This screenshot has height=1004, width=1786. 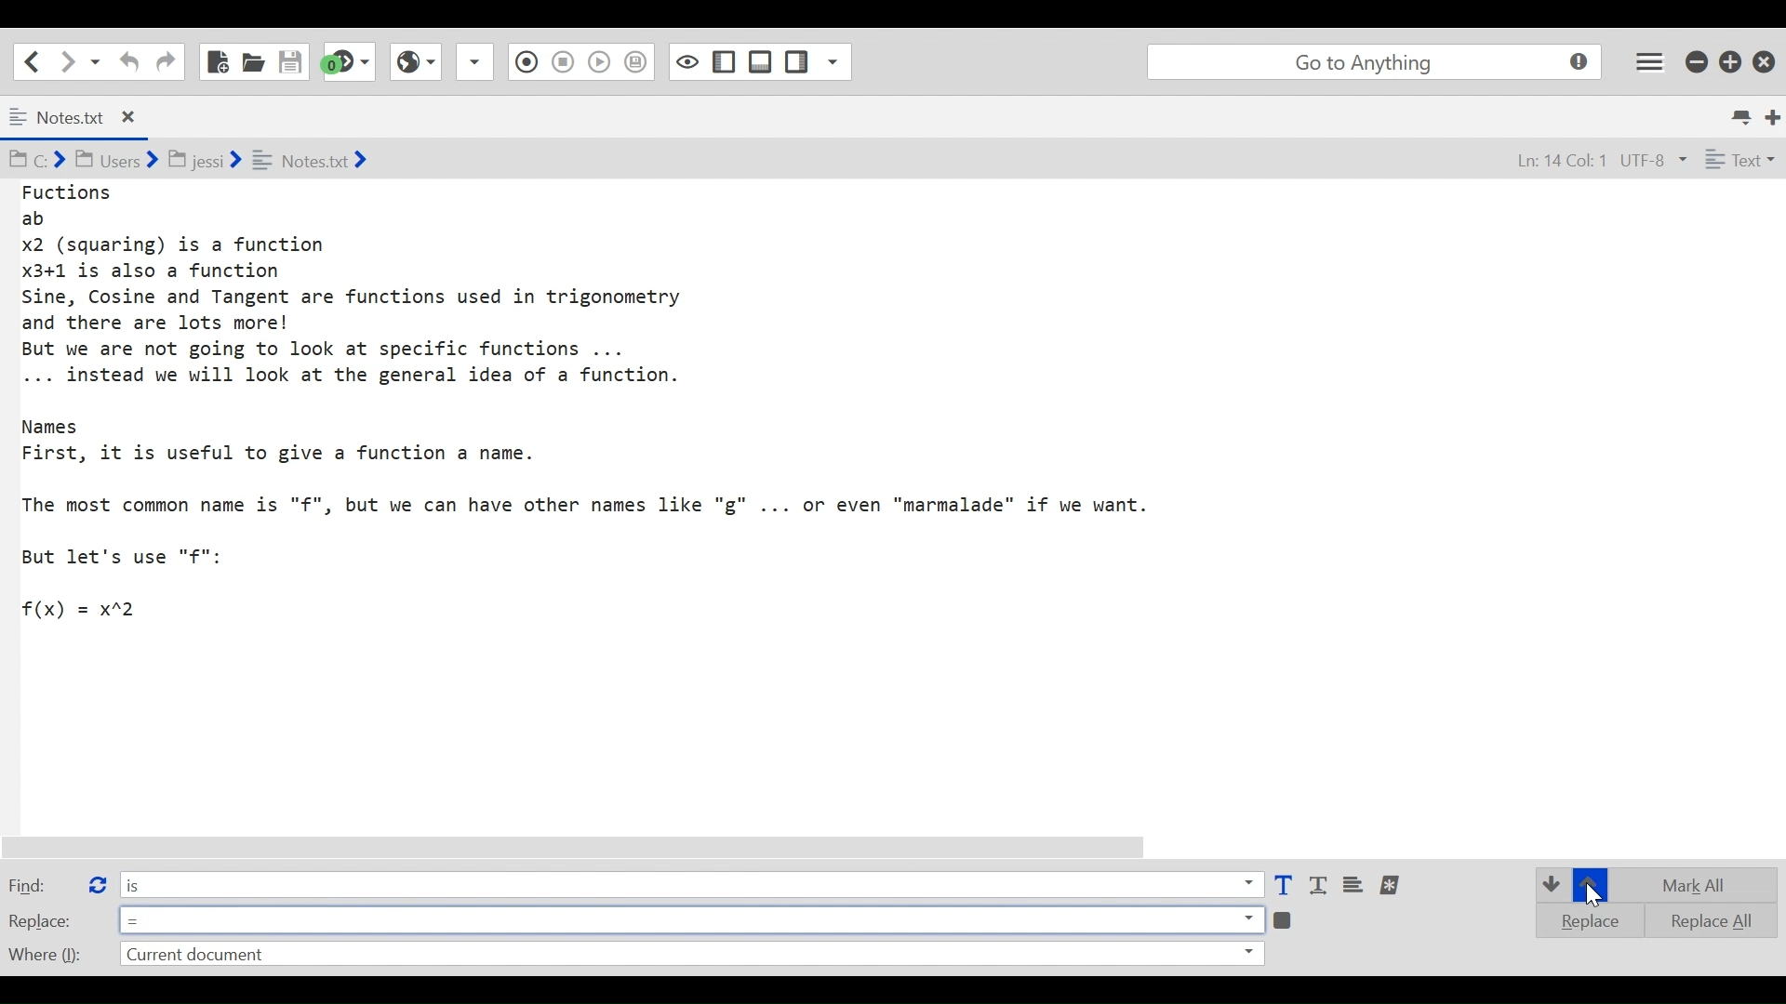 What do you see at coordinates (227, 162) in the screenshot?
I see `Cd BY Users ¥ BJ jessi ¥ = Notesixt &` at bounding box center [227, 162].